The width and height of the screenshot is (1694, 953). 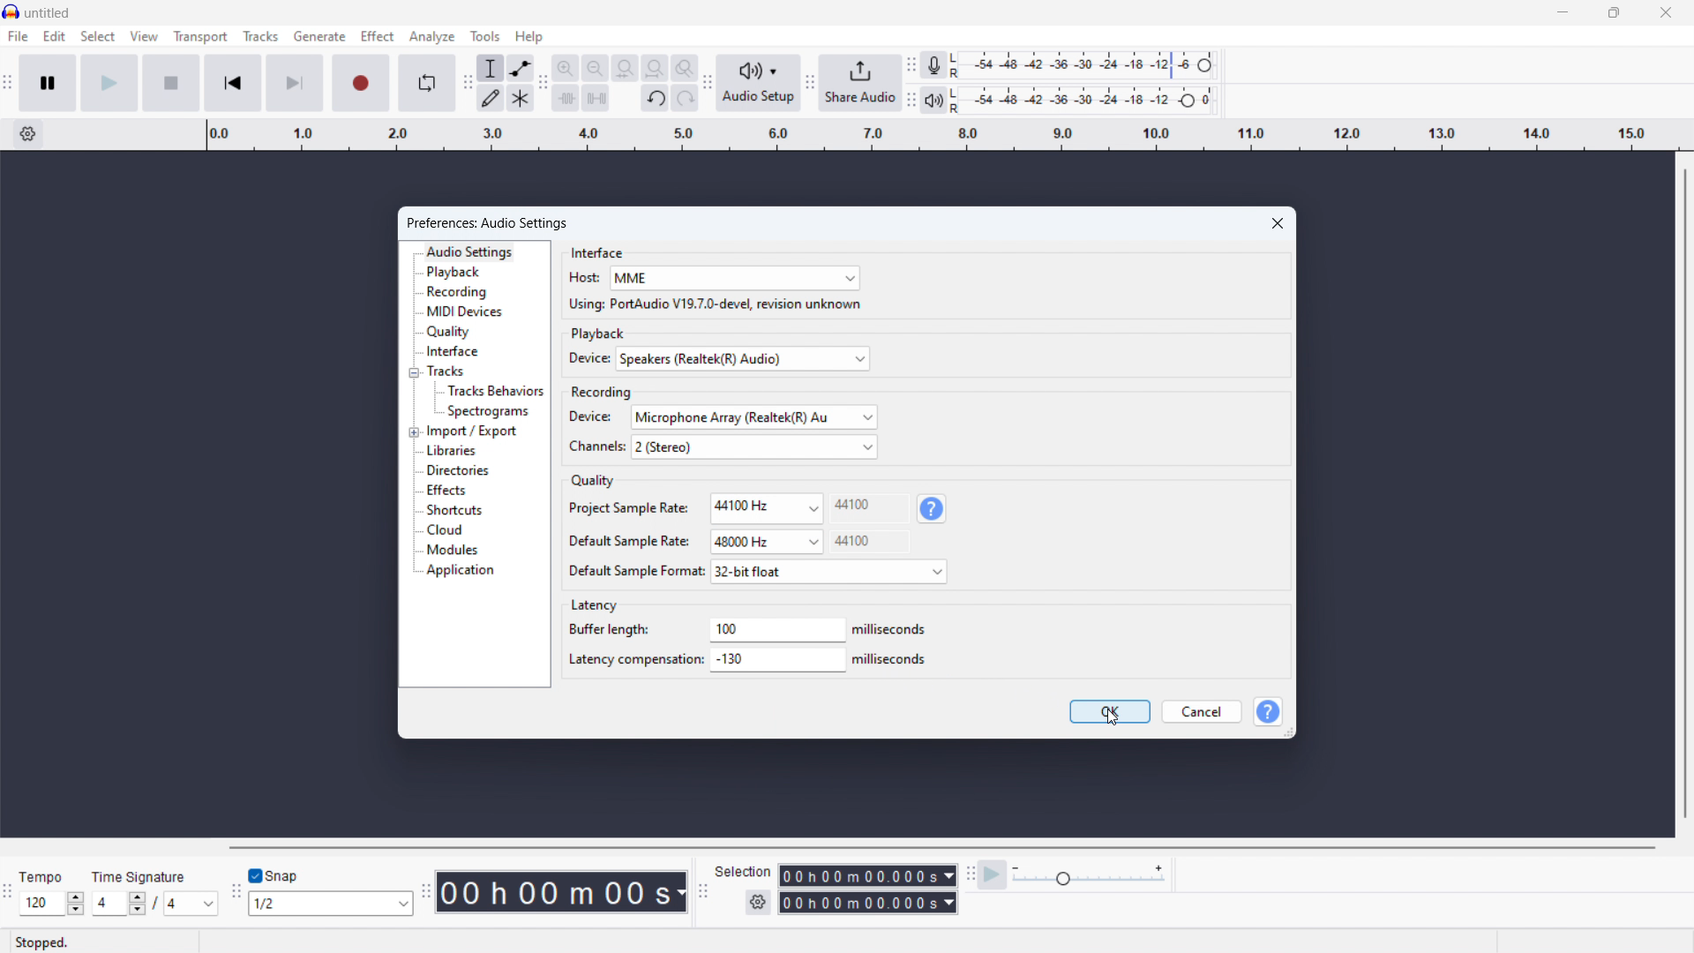 I want to click on 44100, so click(x=870, y=507).